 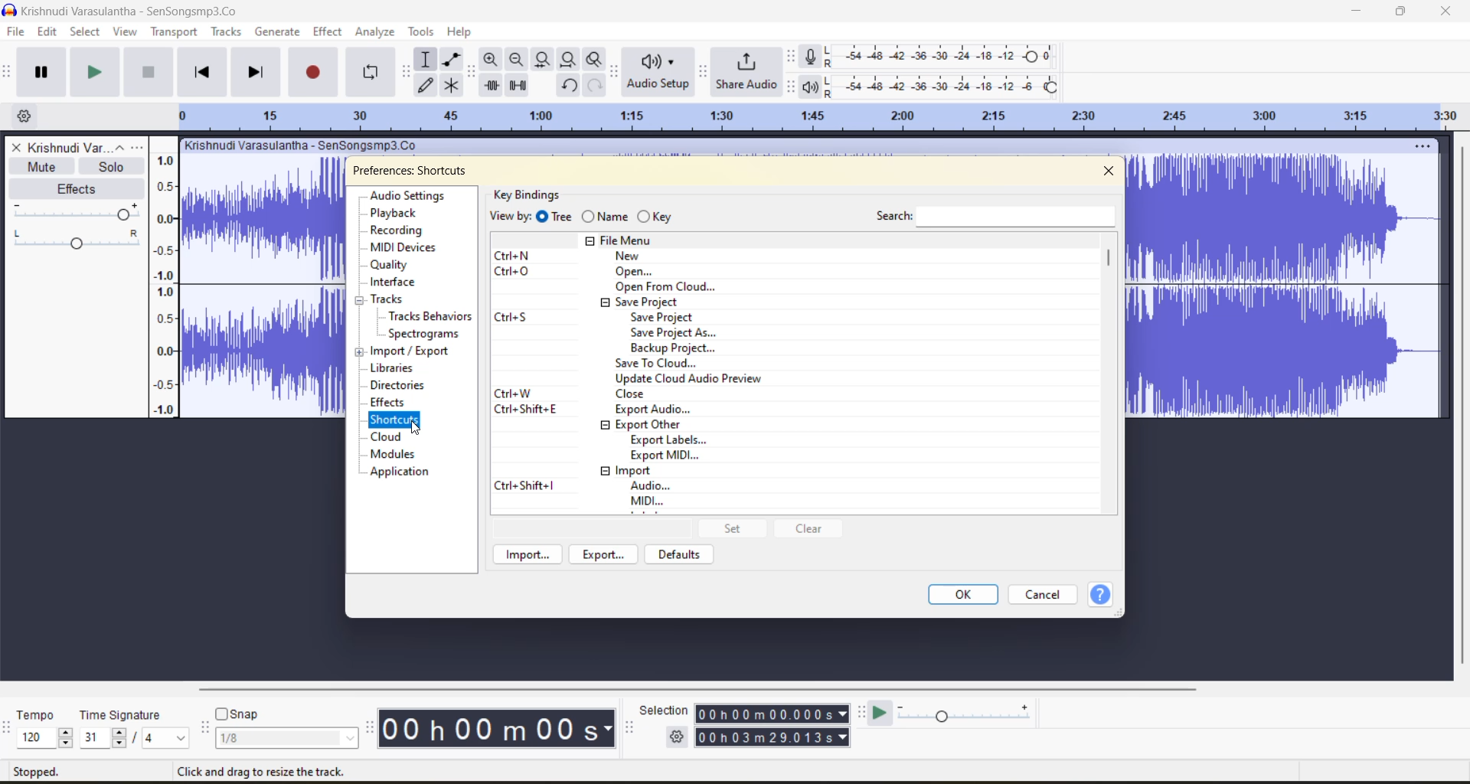 What do you see at coordinates (427, 85) in the screenshot?
I see `draw tool` at bounding box center [427, 85].